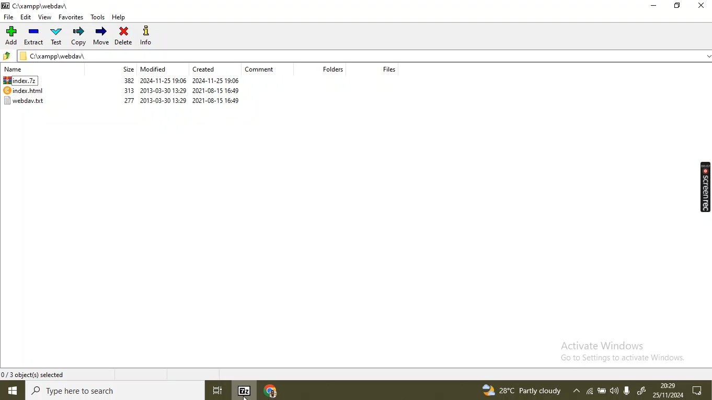  I want to click on 277, so click(130, 100).